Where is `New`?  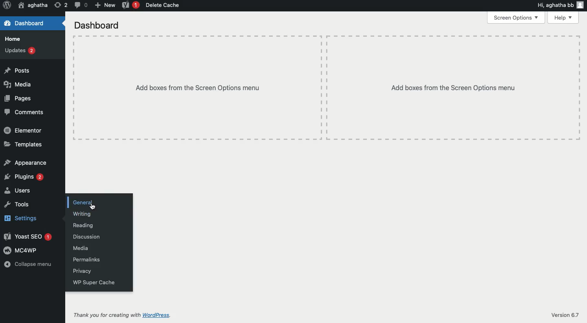
New is located at coordinates (104, 5).